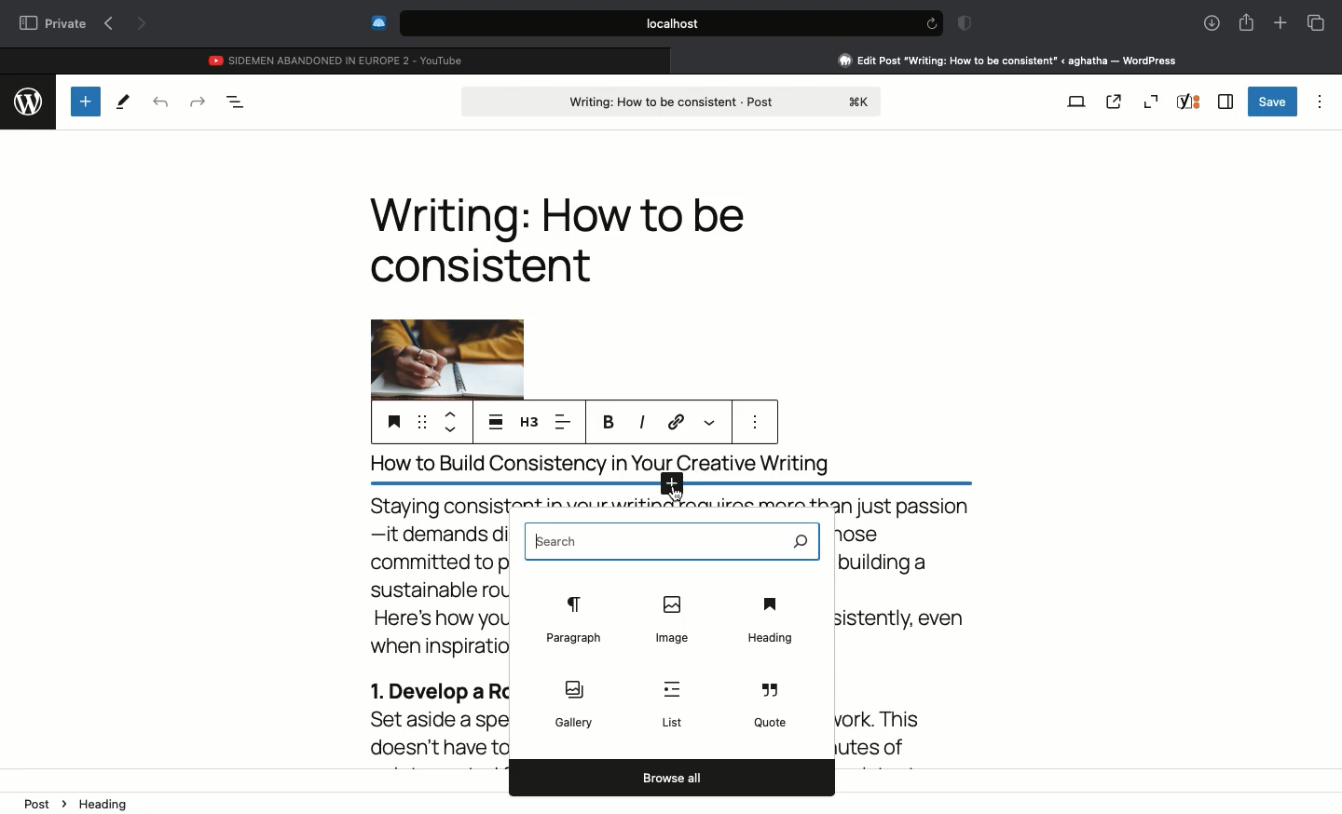 The height and width of the screenshot is (814, 1342). What do you see at coordinates (1209, 24) in the screenshot?
I see `Downlaods` at bounding box center [1209, 24].